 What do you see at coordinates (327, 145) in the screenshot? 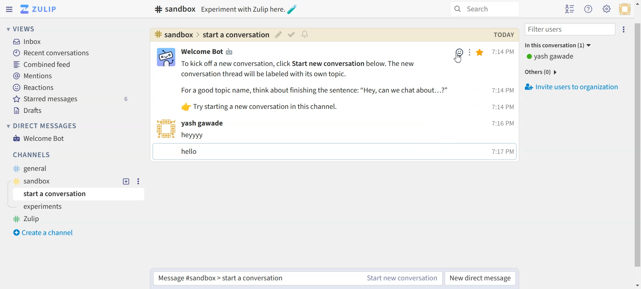
I see `Text` at bounding box center [327, 145].